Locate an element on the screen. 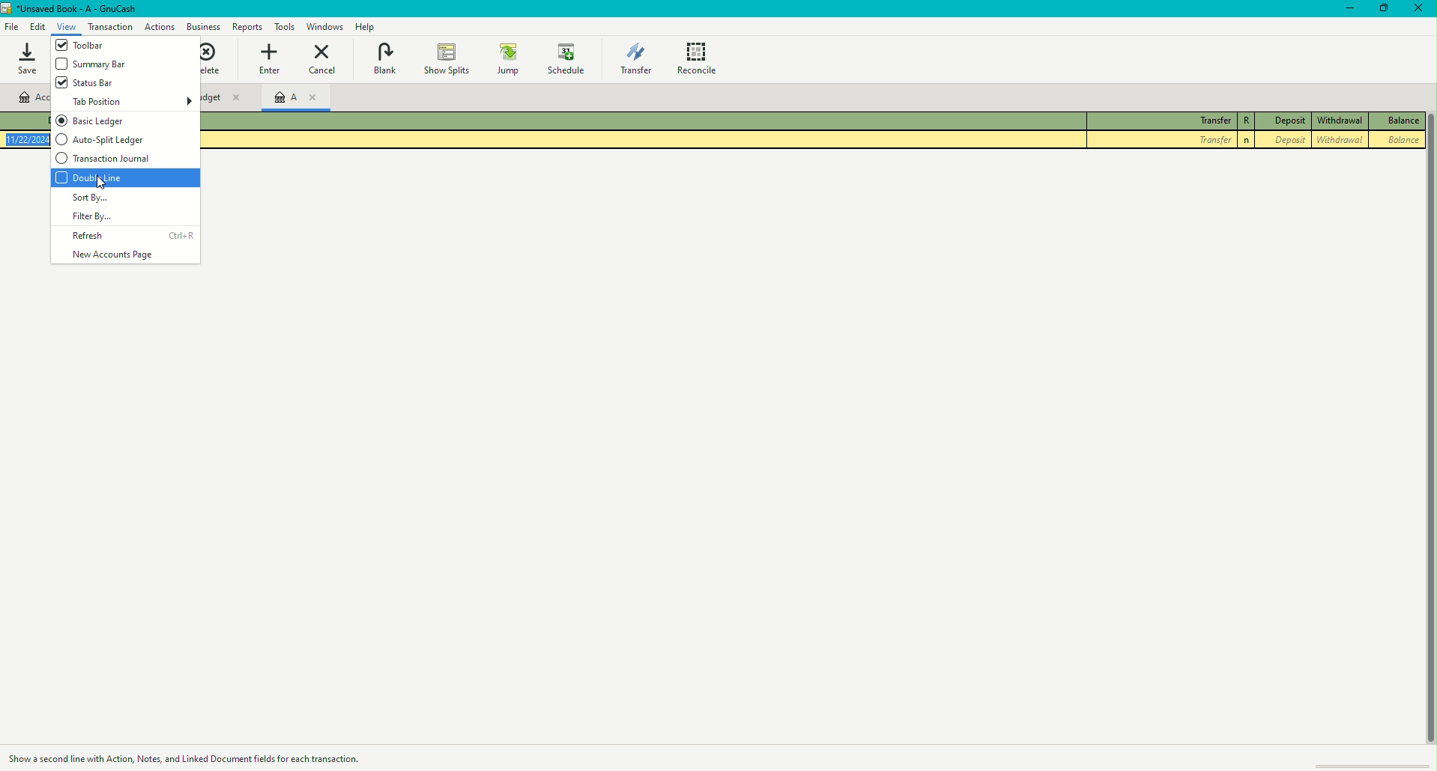  Restore is located at coordinates (1382, 9).